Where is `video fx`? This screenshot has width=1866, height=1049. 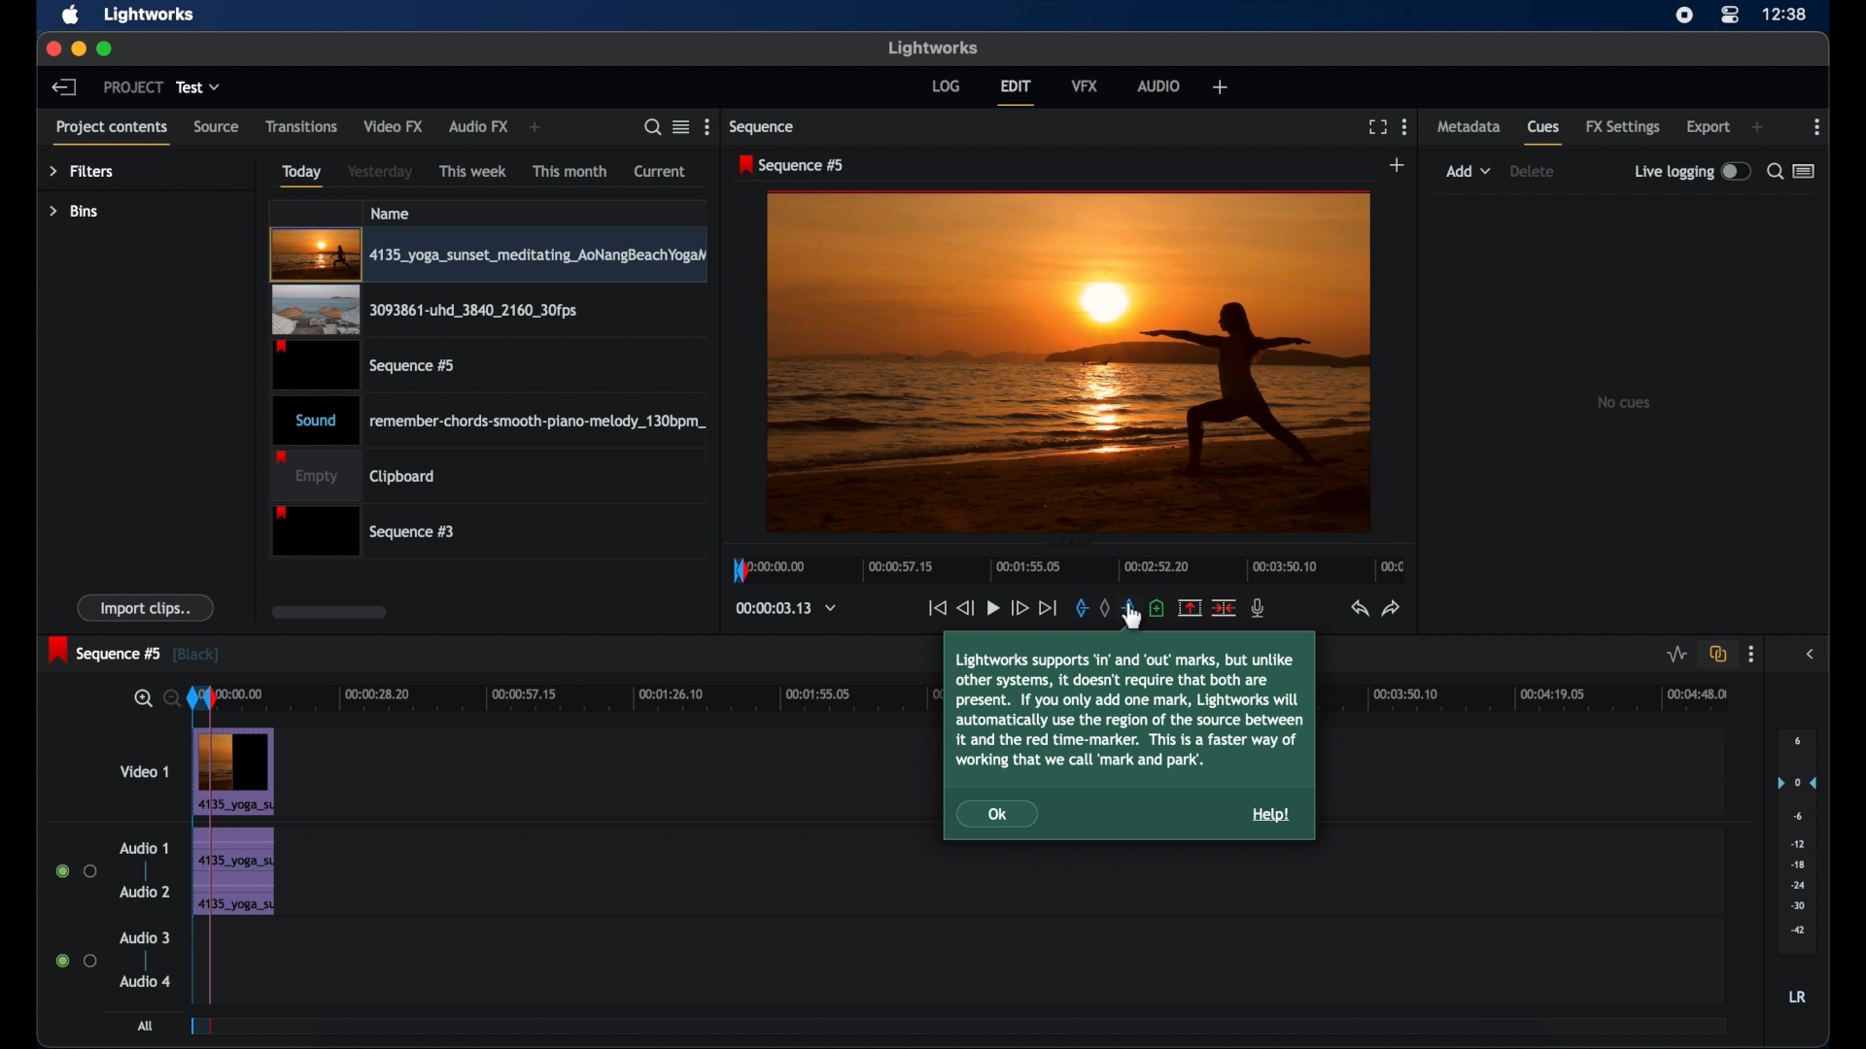 video fx is located at coordinates (395, 126).